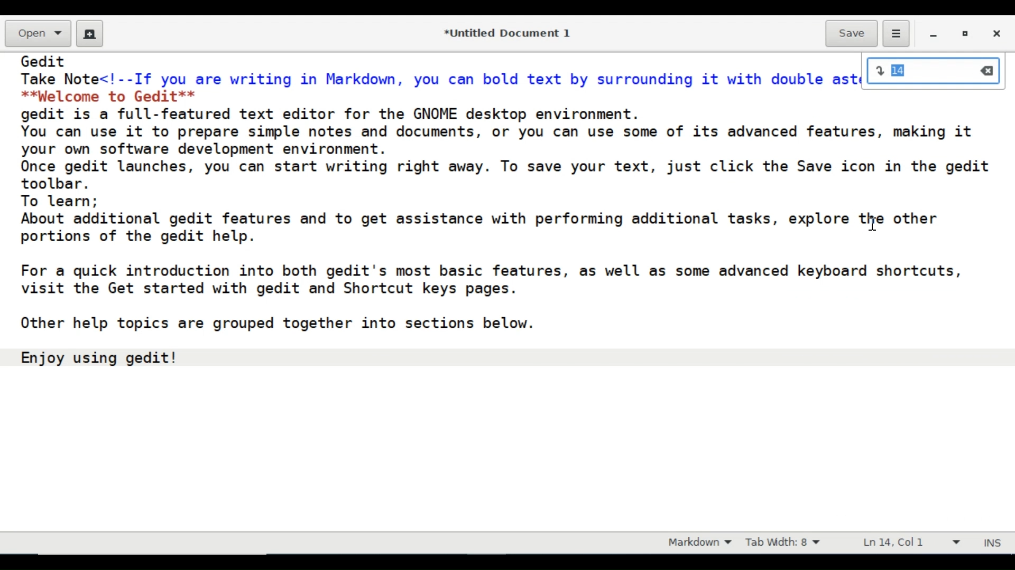  I want to click on minimize, so click(935, 35).